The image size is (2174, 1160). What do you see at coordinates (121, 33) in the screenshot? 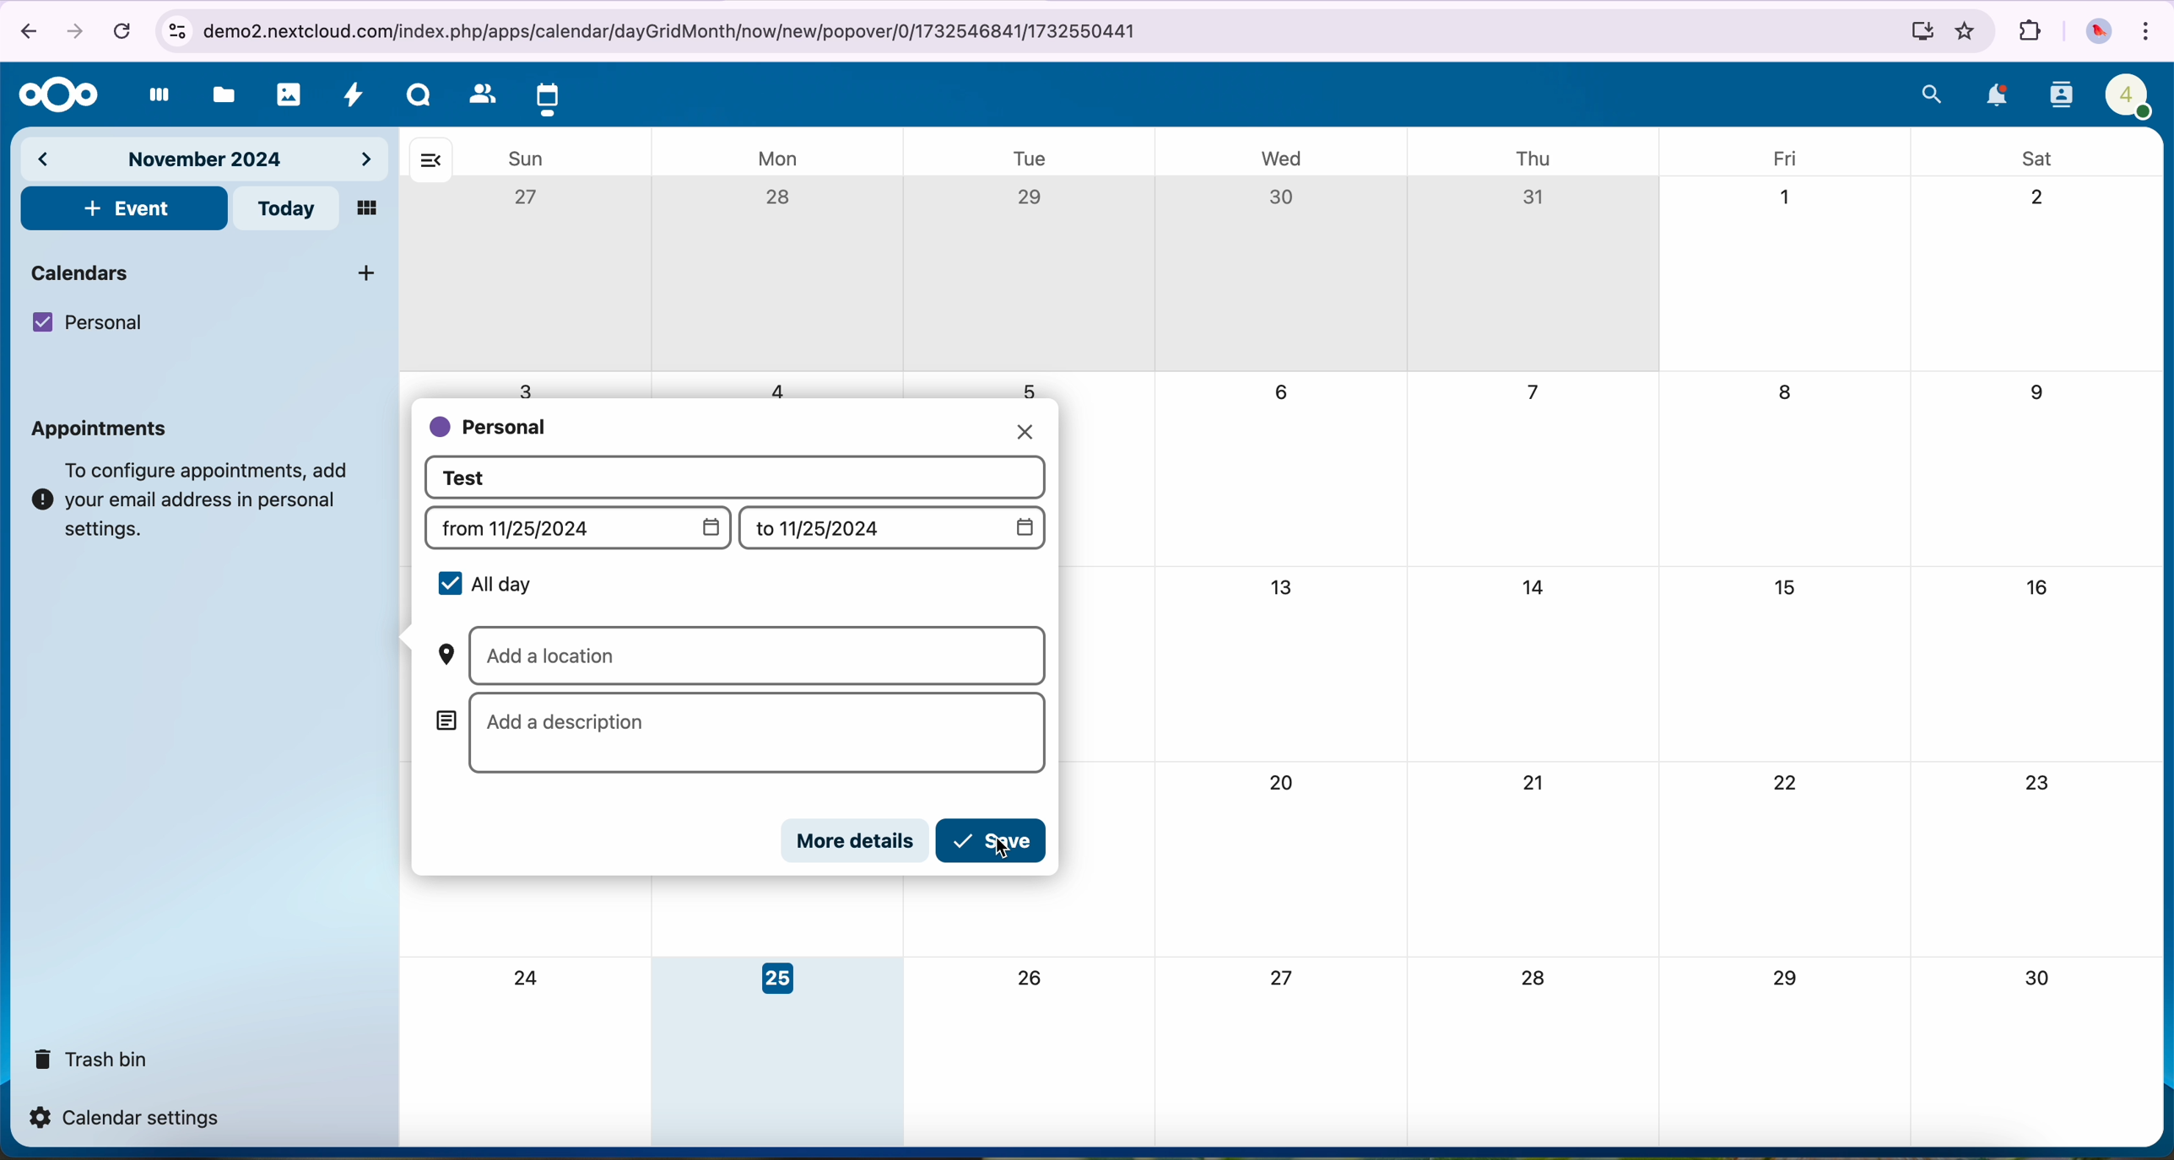
I see `cancel` at bounding box center [121, 33].